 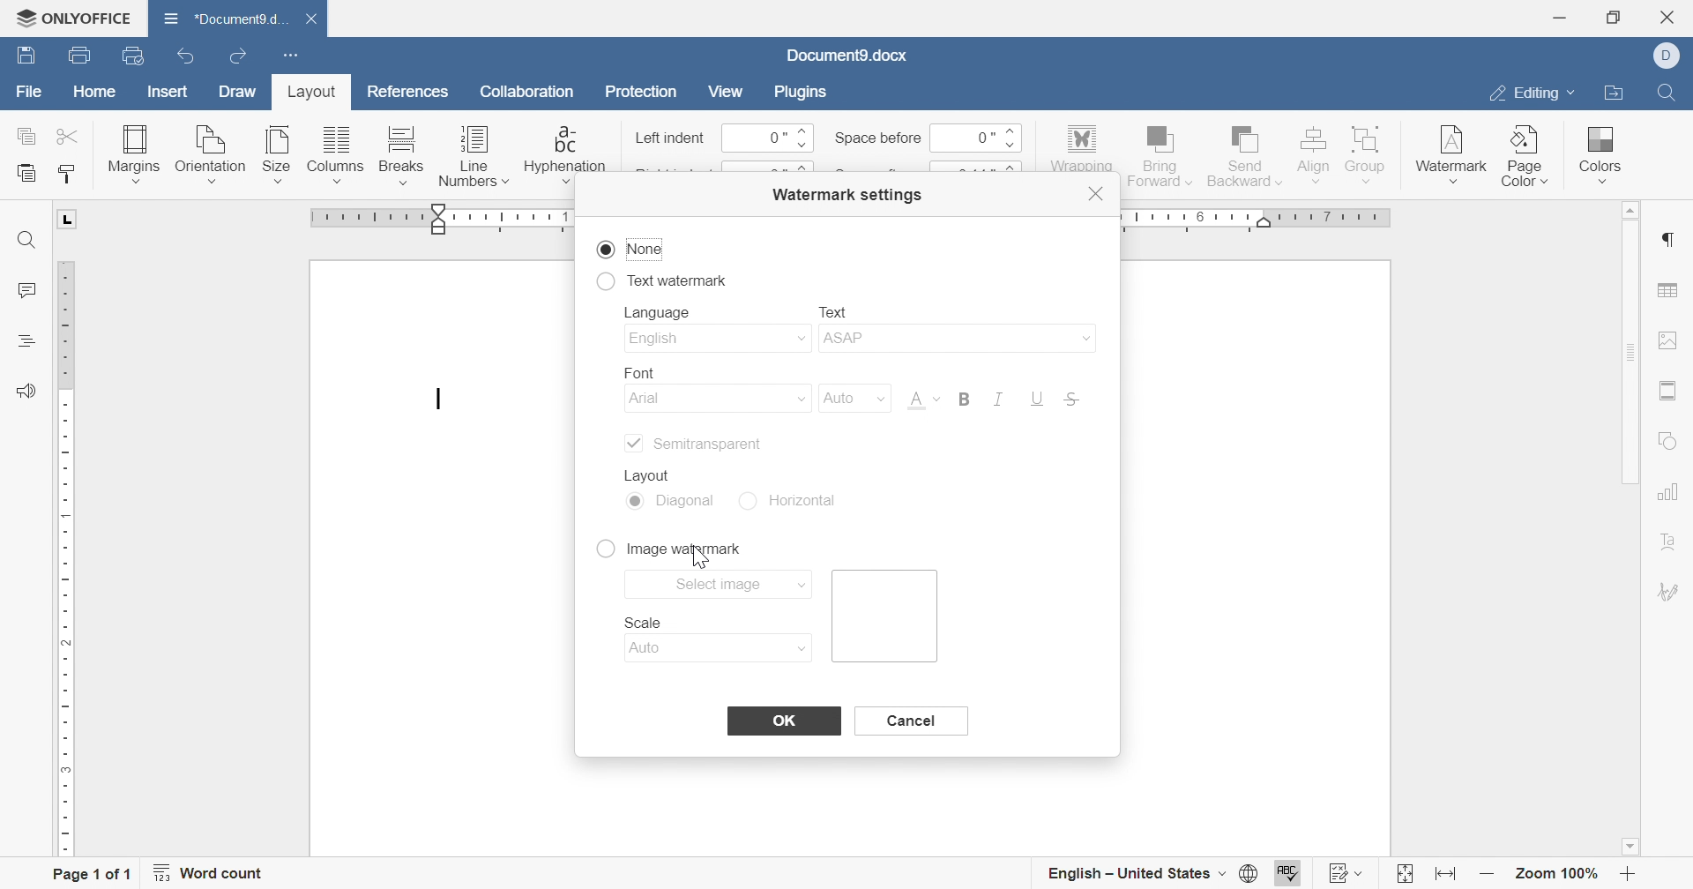 I want to click on align, so click(x=1312, y=153).